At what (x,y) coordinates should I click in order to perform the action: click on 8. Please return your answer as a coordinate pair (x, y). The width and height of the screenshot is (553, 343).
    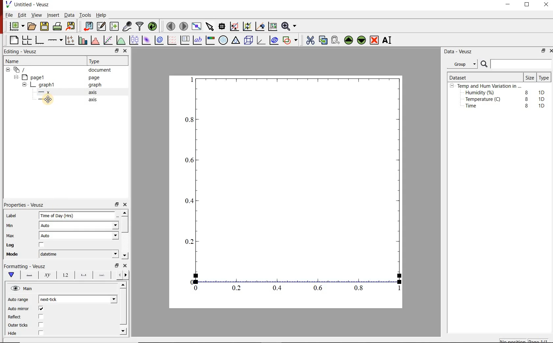
    Looking at the image, I should click on (527, 106).